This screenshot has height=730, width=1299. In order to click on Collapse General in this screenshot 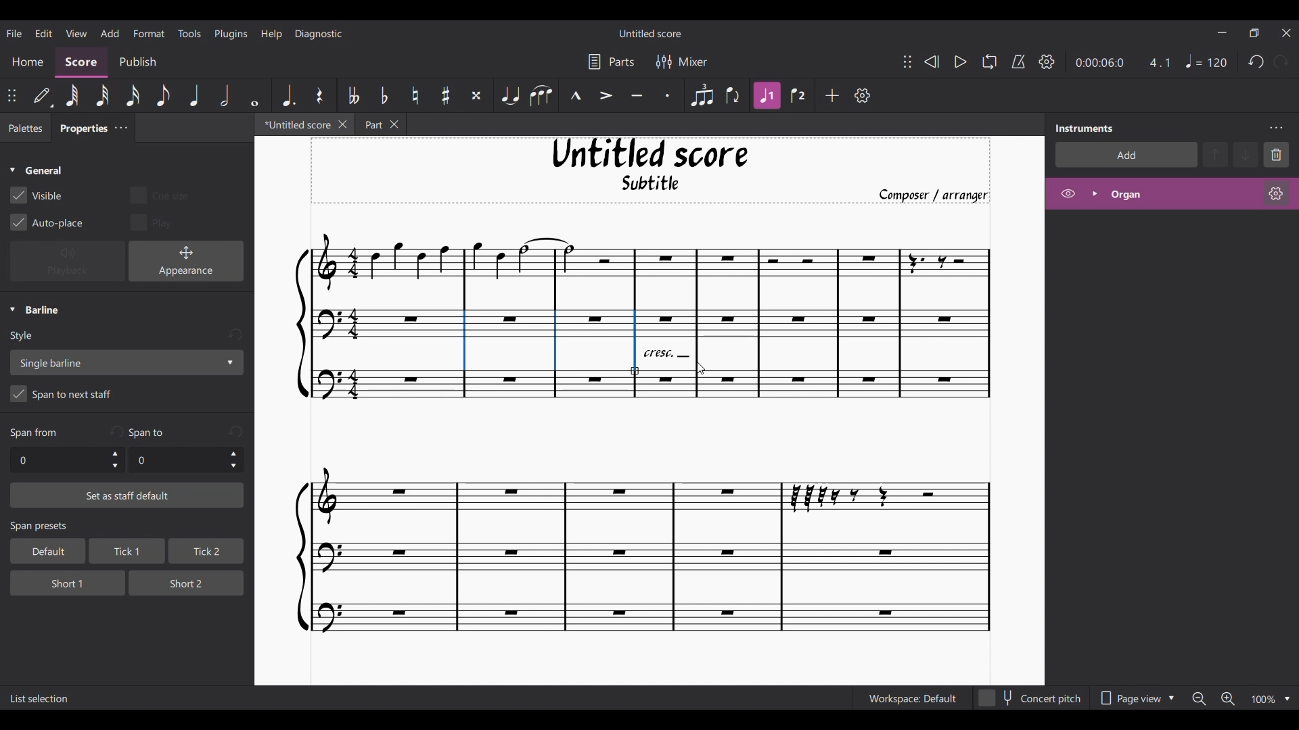, I will do `click(37, 171)`.